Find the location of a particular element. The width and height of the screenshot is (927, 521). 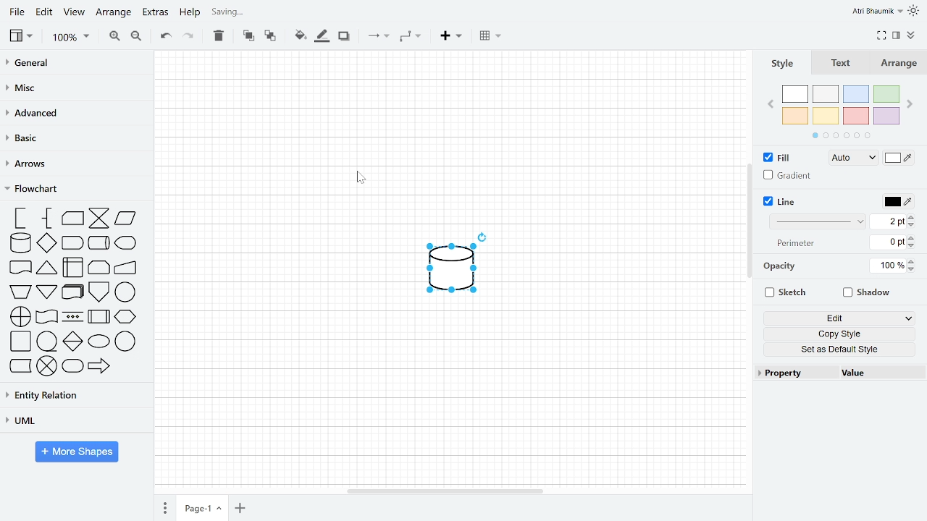

data is located at coordinates (125, 220).